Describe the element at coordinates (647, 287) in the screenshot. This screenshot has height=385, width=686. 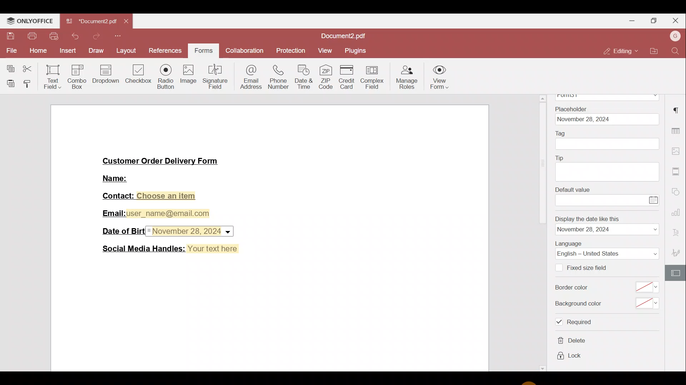
I see `select border color` at that location.